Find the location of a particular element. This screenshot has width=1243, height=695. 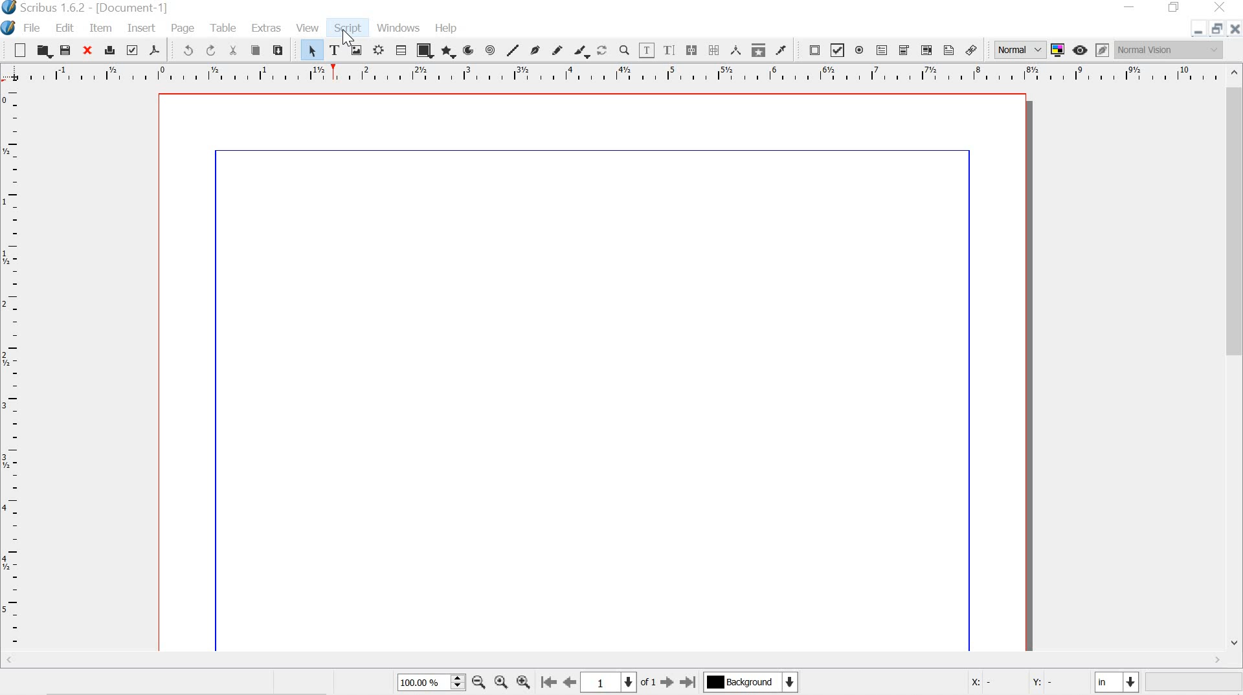

windows is located at coordinates (398, 27).